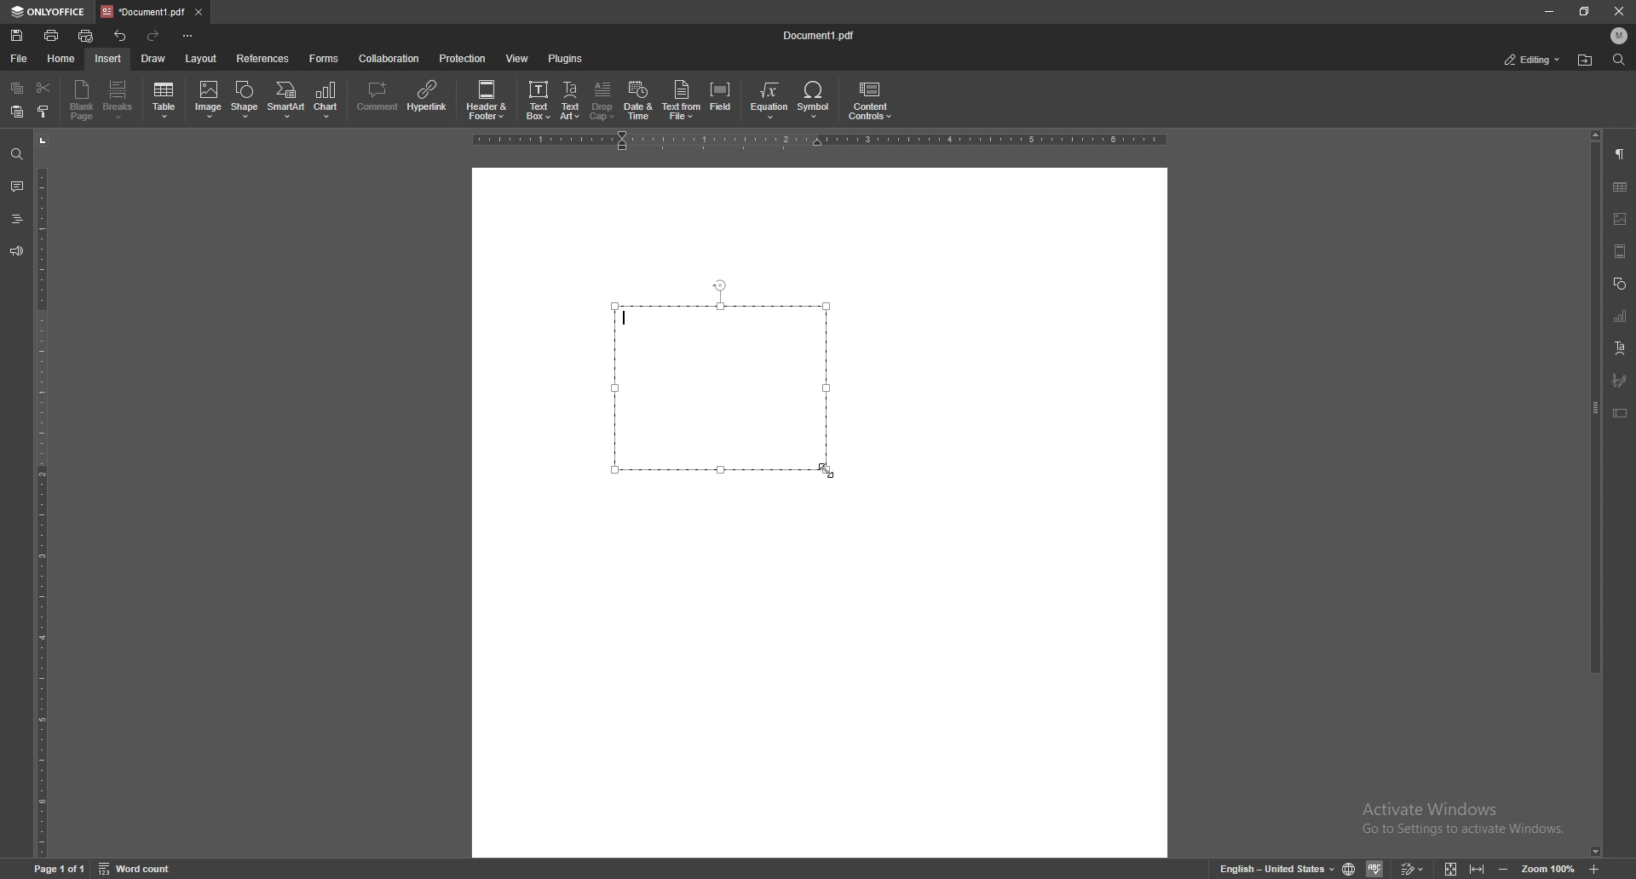  I want to click on find, so click(15, 155).